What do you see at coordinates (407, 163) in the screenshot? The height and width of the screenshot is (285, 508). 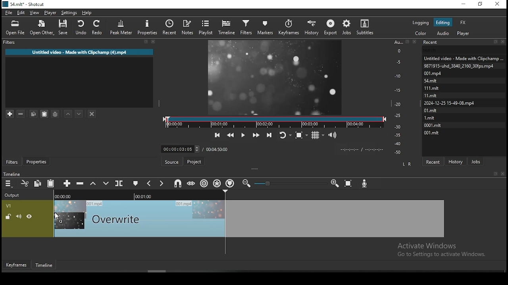 I see `L R` at bounding box center [407, 163].